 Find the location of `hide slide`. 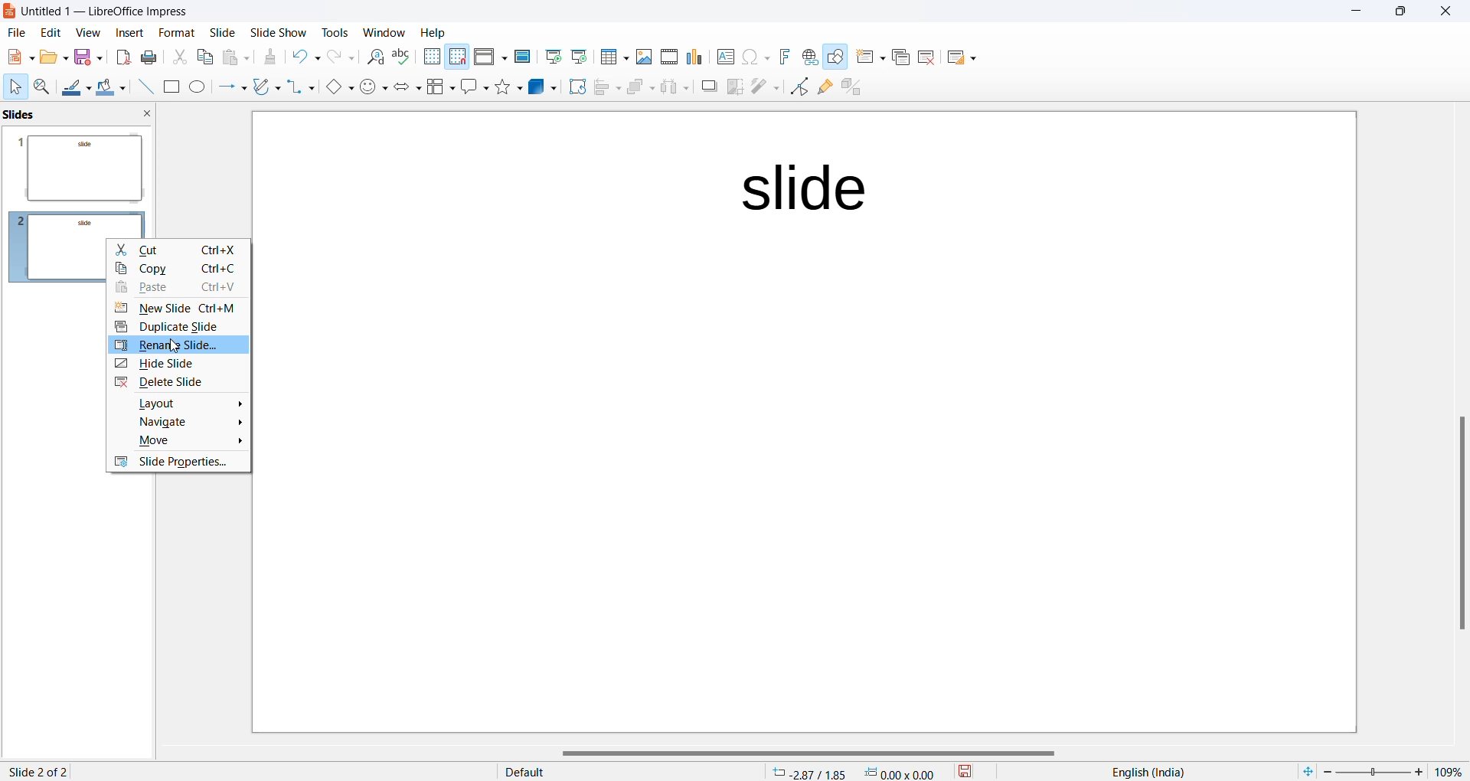

hide slide is located at coordinates (176, 364).